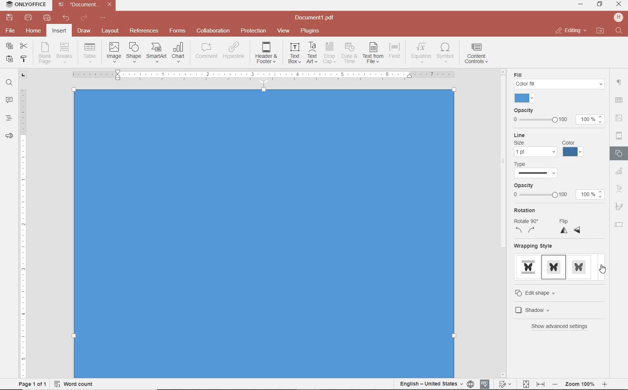 The image size is (628, 390). What do you see at coordinates (532, 384) in the screenshot?
I see `fit to page and width` at bounding box center [532, 384].